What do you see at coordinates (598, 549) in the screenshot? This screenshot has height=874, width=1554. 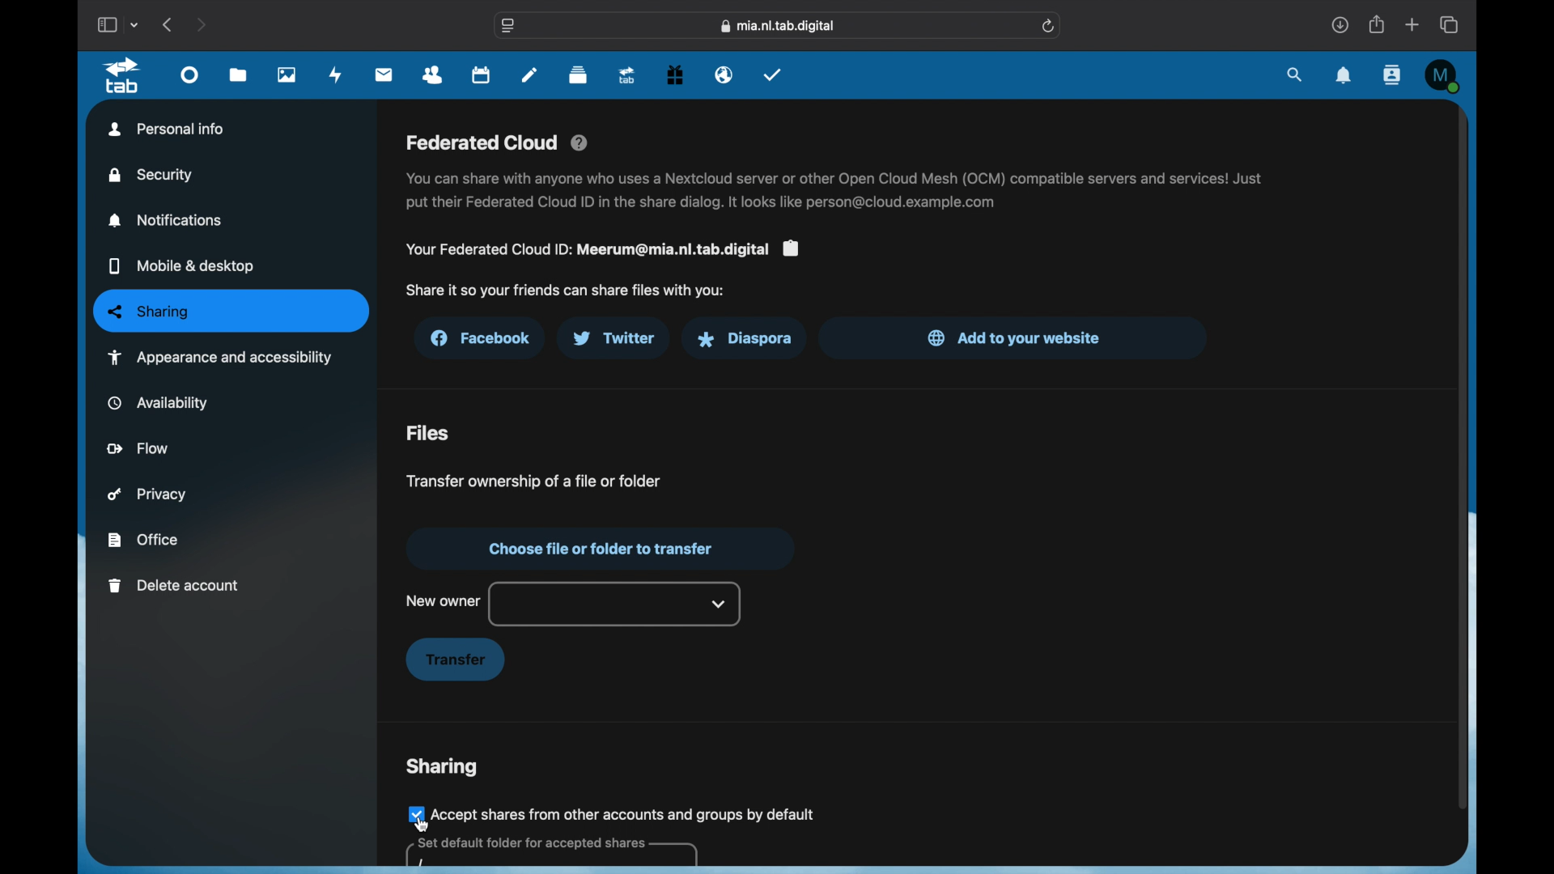 I see `choose file or folder to transfer` at bounding box center [598, 549].